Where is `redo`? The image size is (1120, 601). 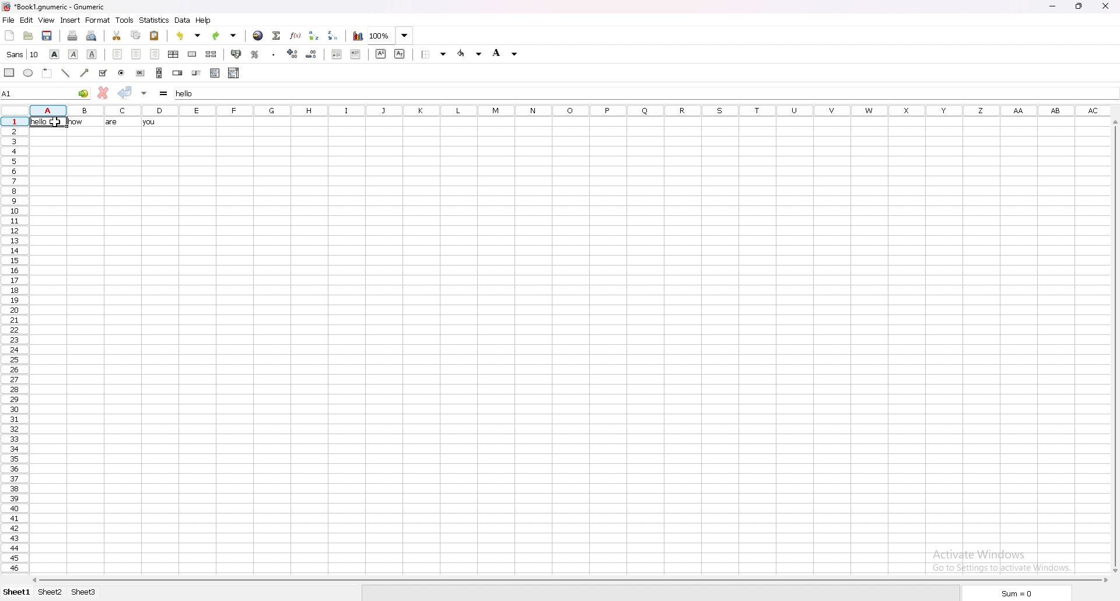 redo is located at coordinates (225, 35).